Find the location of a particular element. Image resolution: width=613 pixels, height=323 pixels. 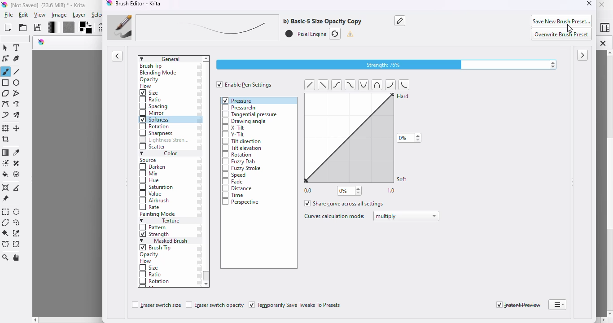

value is located at coordinates (151, 195).